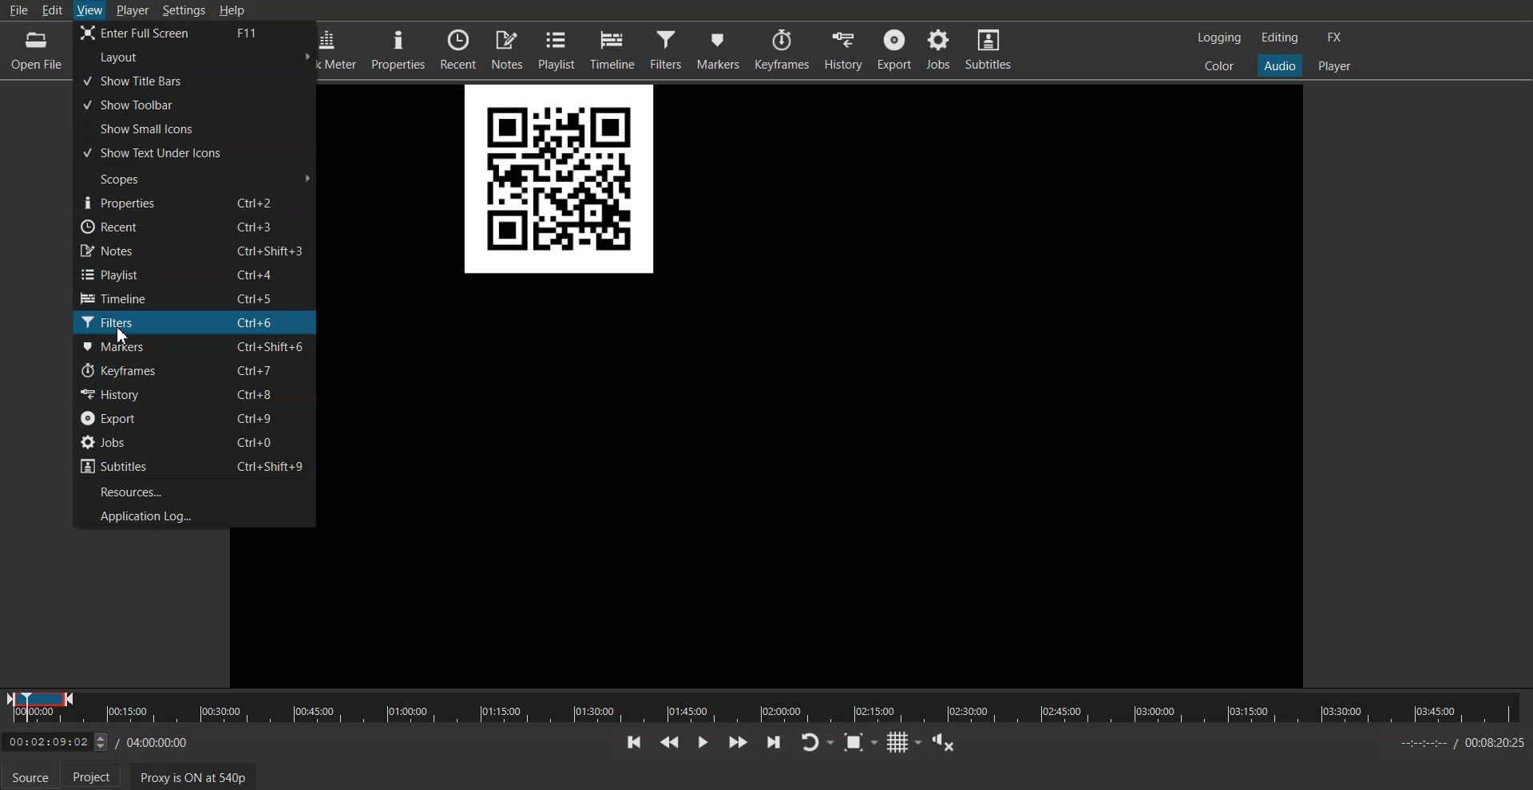 Image resolution: width=1533 pixels, height=790 pixels. Describe the element at coordinates (842, 49) in the screenshot. I see `History` at that location.